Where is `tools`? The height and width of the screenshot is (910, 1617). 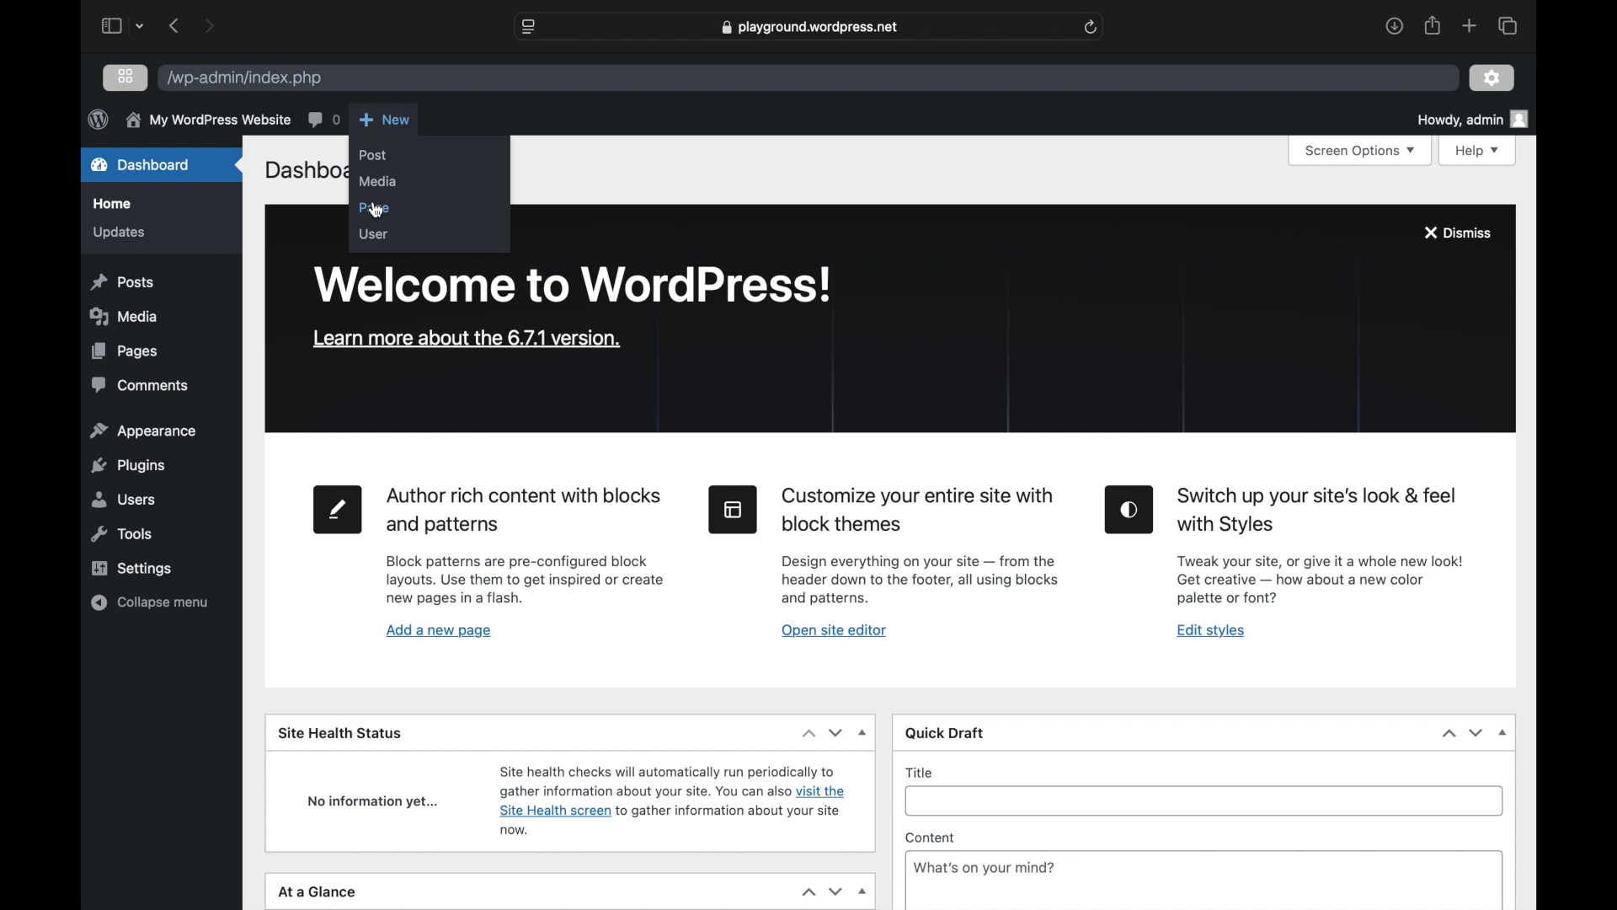
tools is located at coordinates (120, 535).